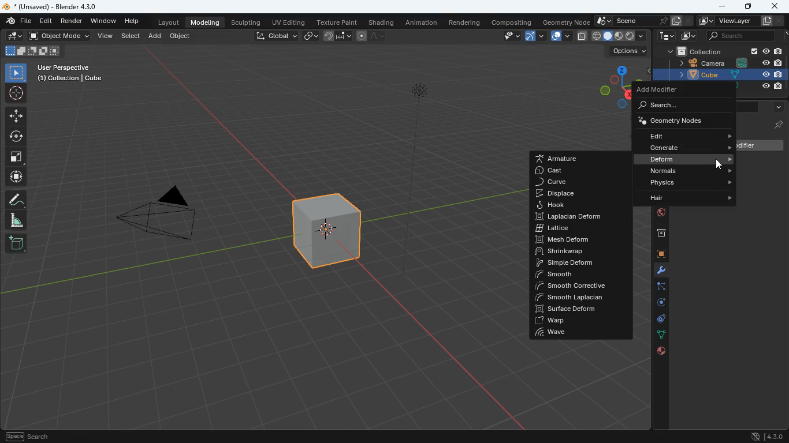  Describe the element at coordinates (659, 272) in the screenshot. I see `modifiers` at that location.